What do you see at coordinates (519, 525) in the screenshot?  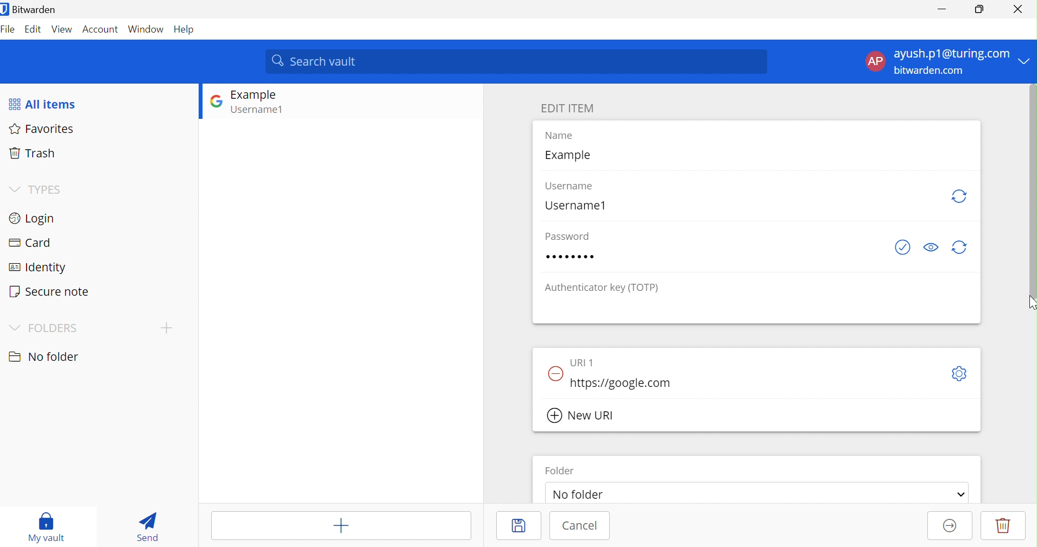 I see `Save` at bounding box center [519, 525].